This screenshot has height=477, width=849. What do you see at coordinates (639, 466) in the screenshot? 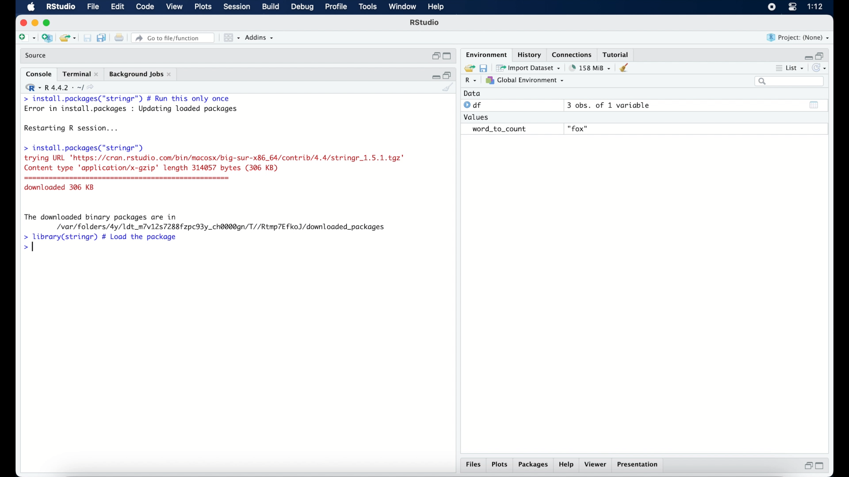
I see `presentation` at bounding box center [639, 466].